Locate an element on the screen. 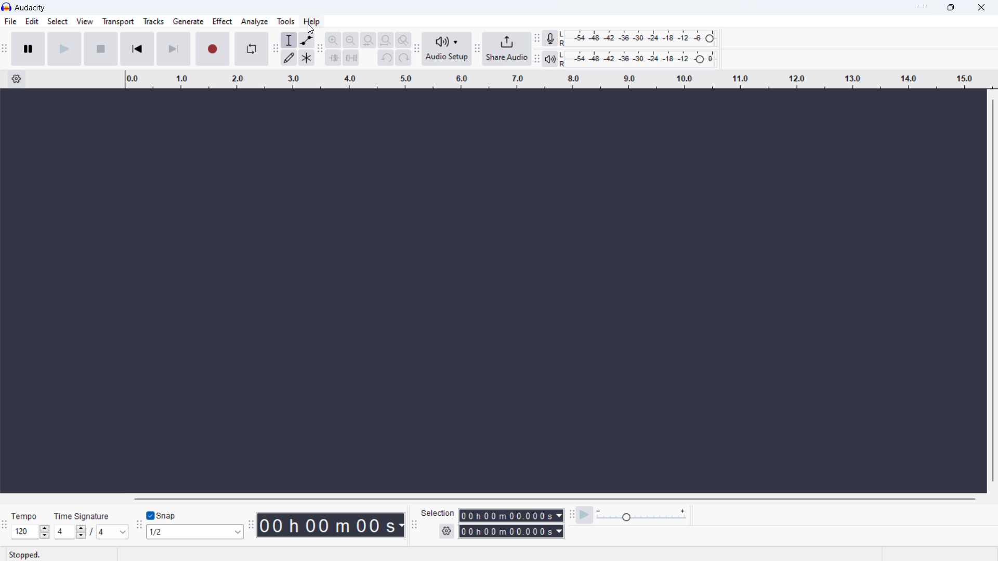 This screenshot has width=998, height=561. vertical scrollbar is located at coordinates (993, 292).